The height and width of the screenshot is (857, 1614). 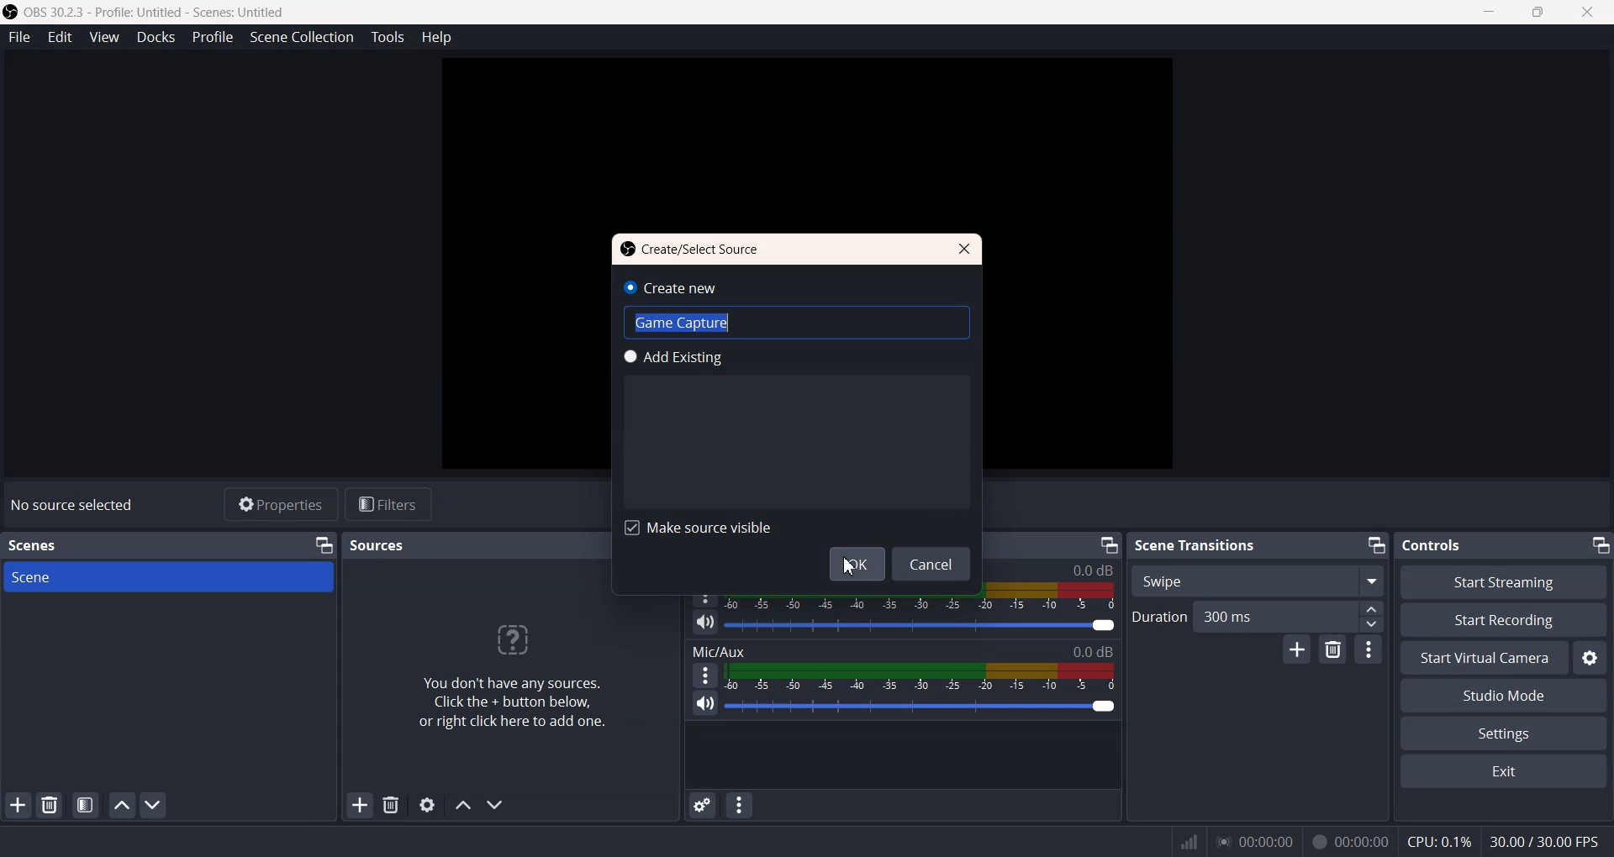 I want to click on Text, so click(x=1197, y=546).